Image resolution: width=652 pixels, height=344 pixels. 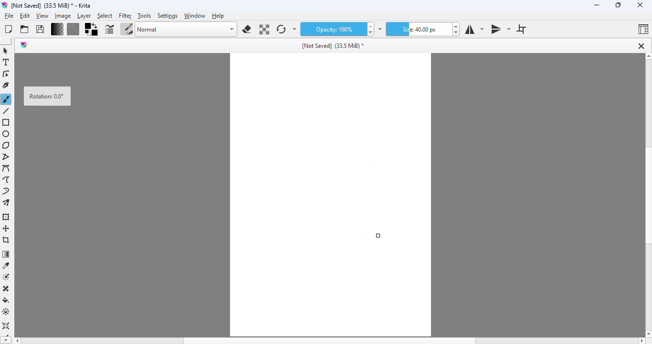 What do you see at coordinates (643, 29) in the screenshot?
I see `choose workspace` at bounding box center [643, 29].